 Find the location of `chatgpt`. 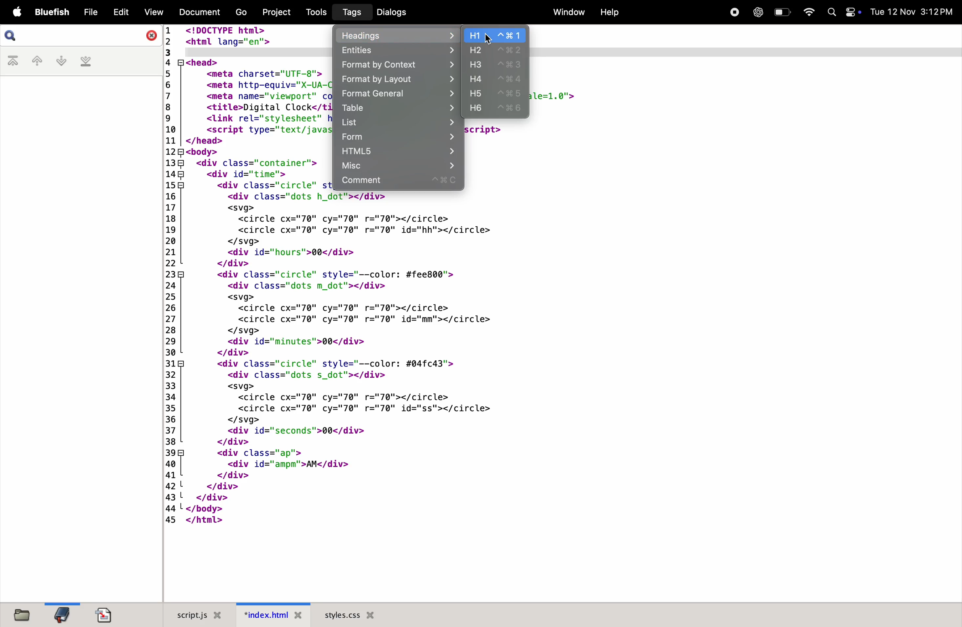

chatgpt is located at coordinates (757, 12).